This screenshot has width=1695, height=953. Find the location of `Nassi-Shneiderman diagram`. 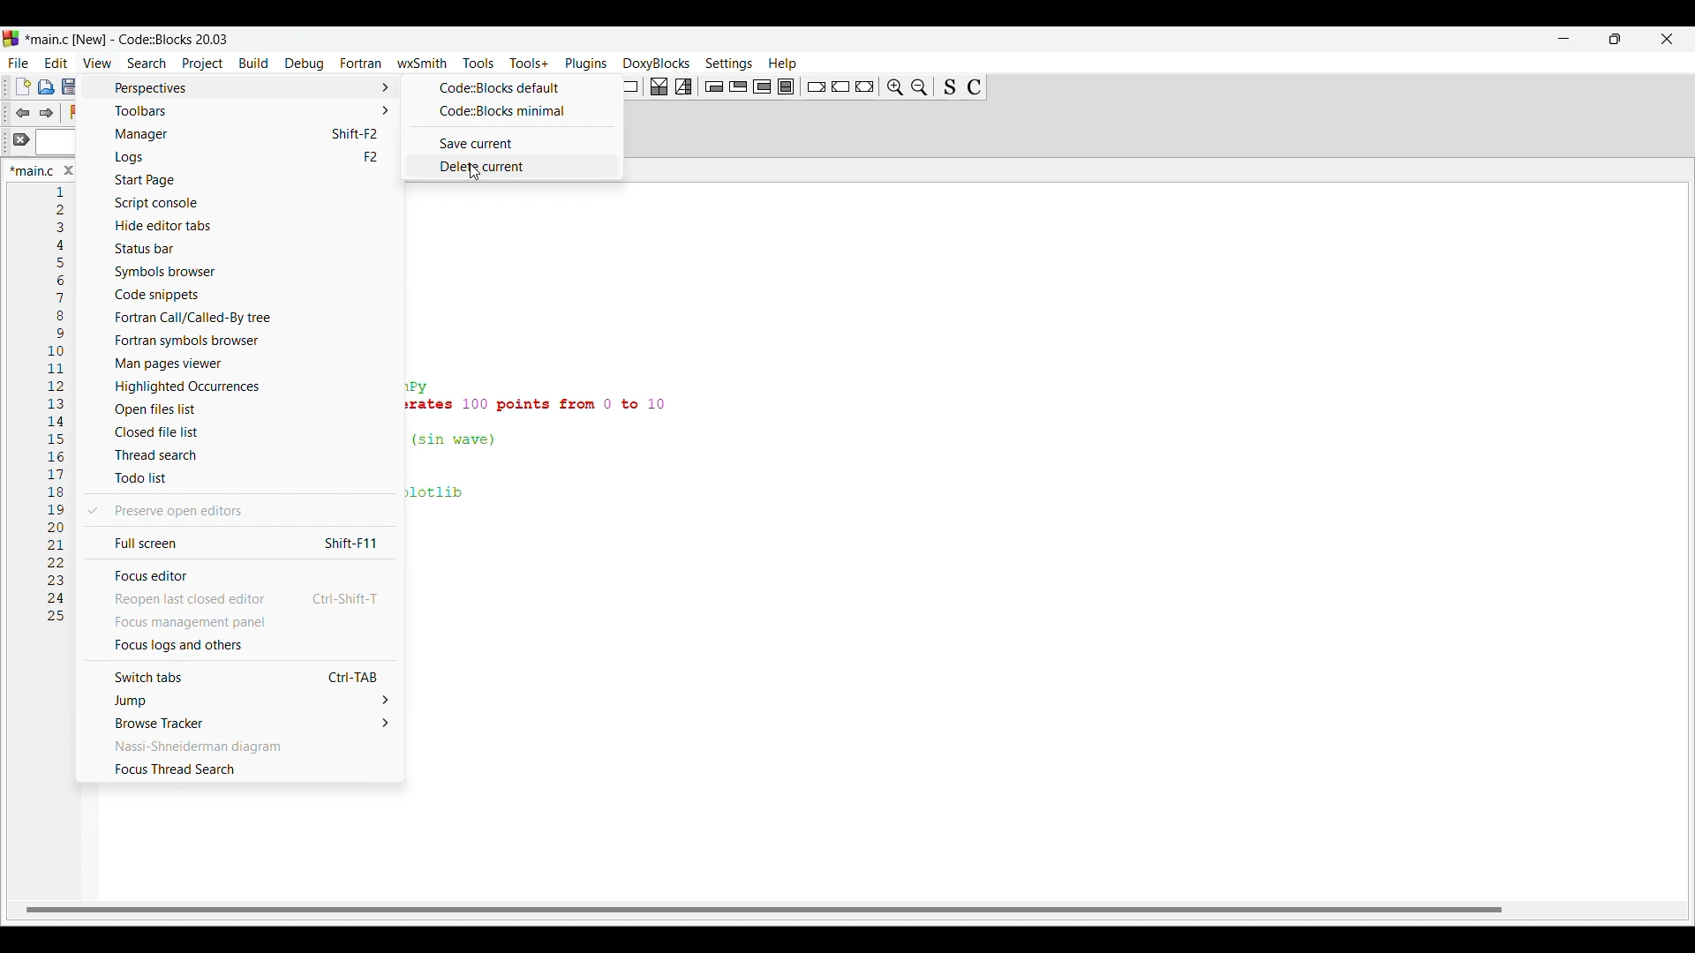

Nassi-Shneiderman diagram is located at coordinates (238, 746).